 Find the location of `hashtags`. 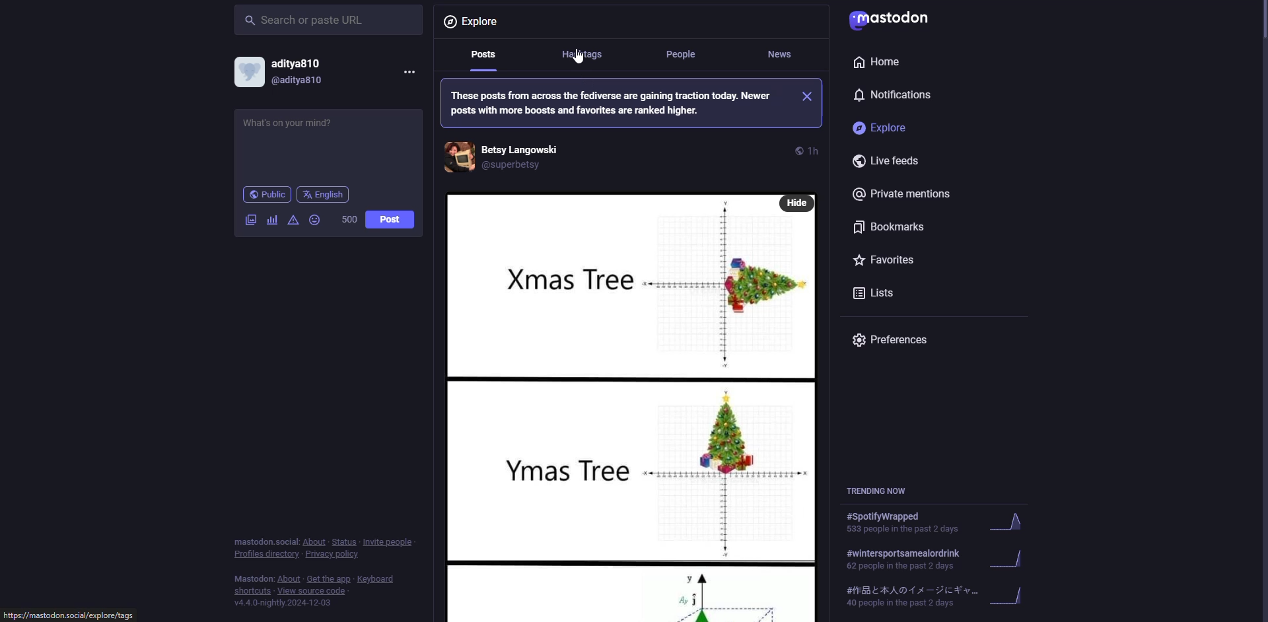

hashtags is located at coordinates (584, 55).